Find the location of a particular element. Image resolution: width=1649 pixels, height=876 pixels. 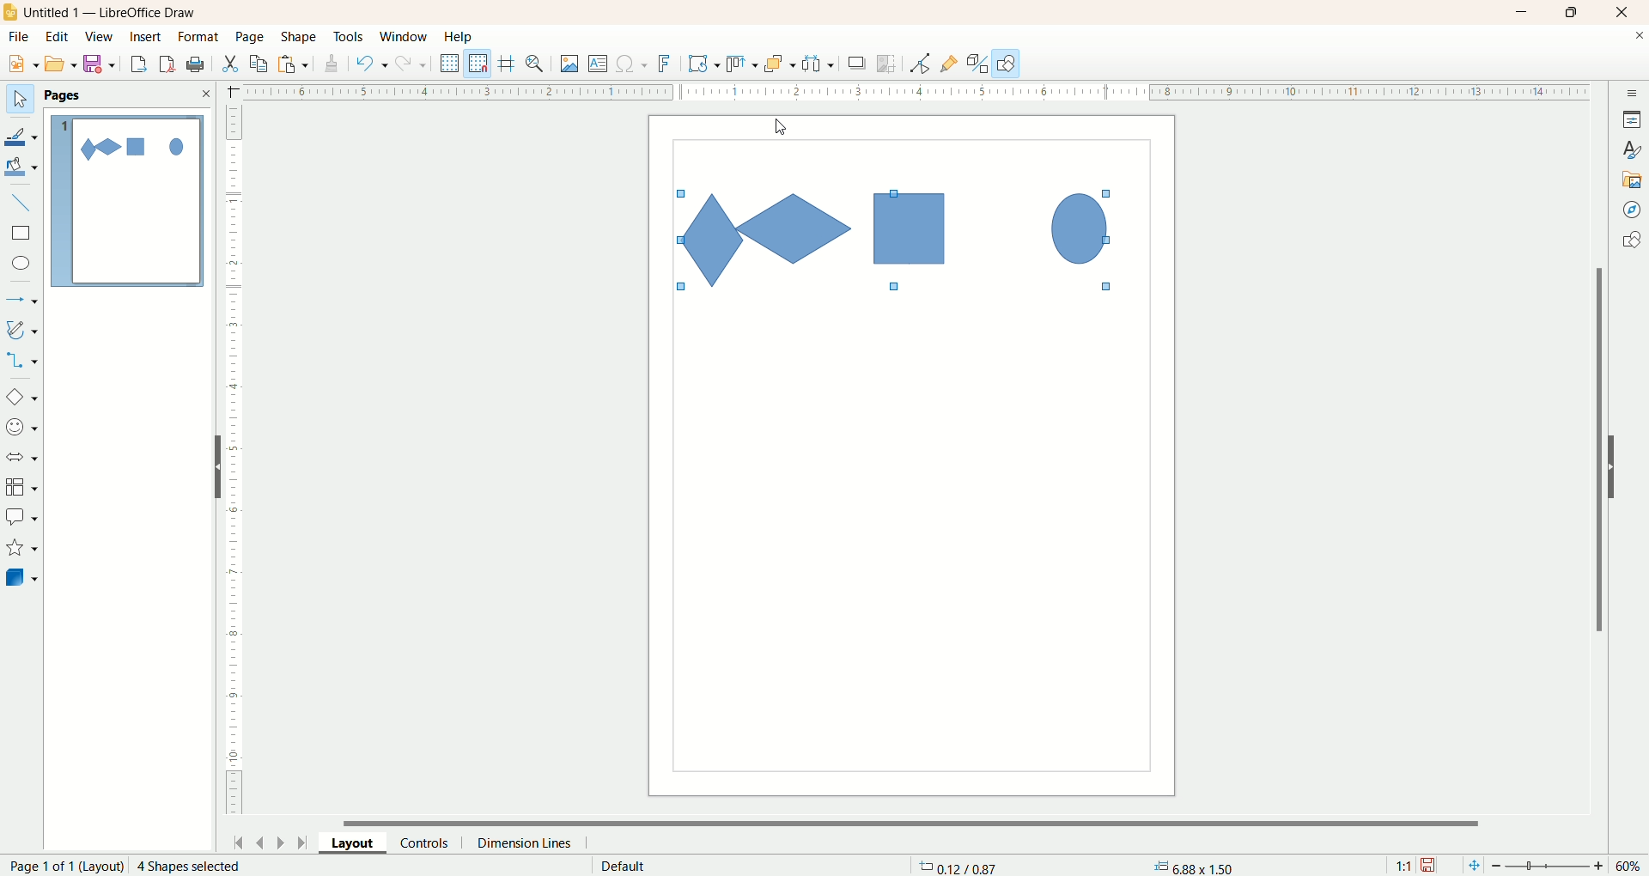

block arrow is located at coordinates (25, 458).